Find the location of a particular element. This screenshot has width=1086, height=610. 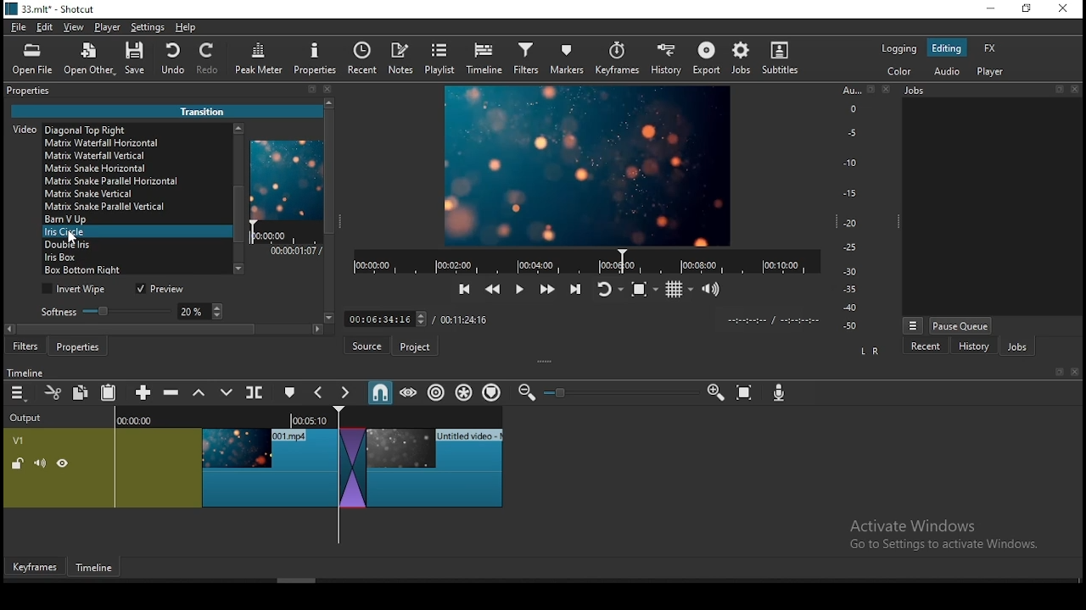

icon and file name is located at coordinates (53, 11).